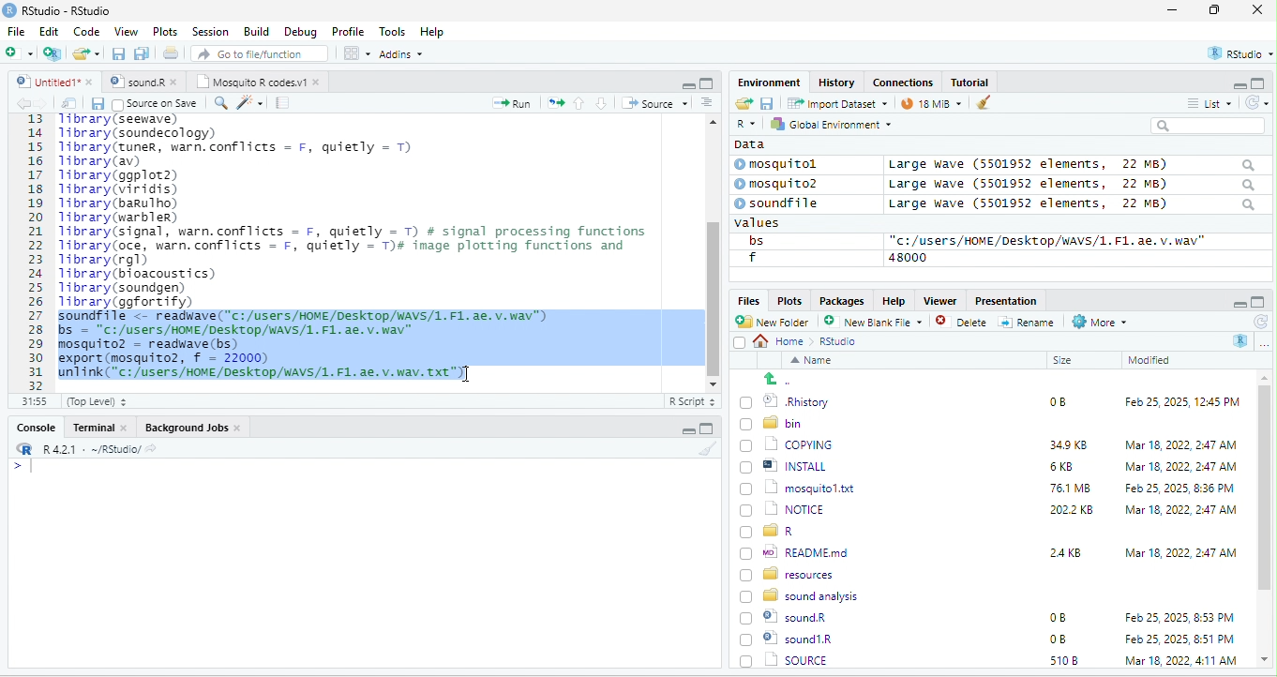  I want to click on search, so click(1208, 126).